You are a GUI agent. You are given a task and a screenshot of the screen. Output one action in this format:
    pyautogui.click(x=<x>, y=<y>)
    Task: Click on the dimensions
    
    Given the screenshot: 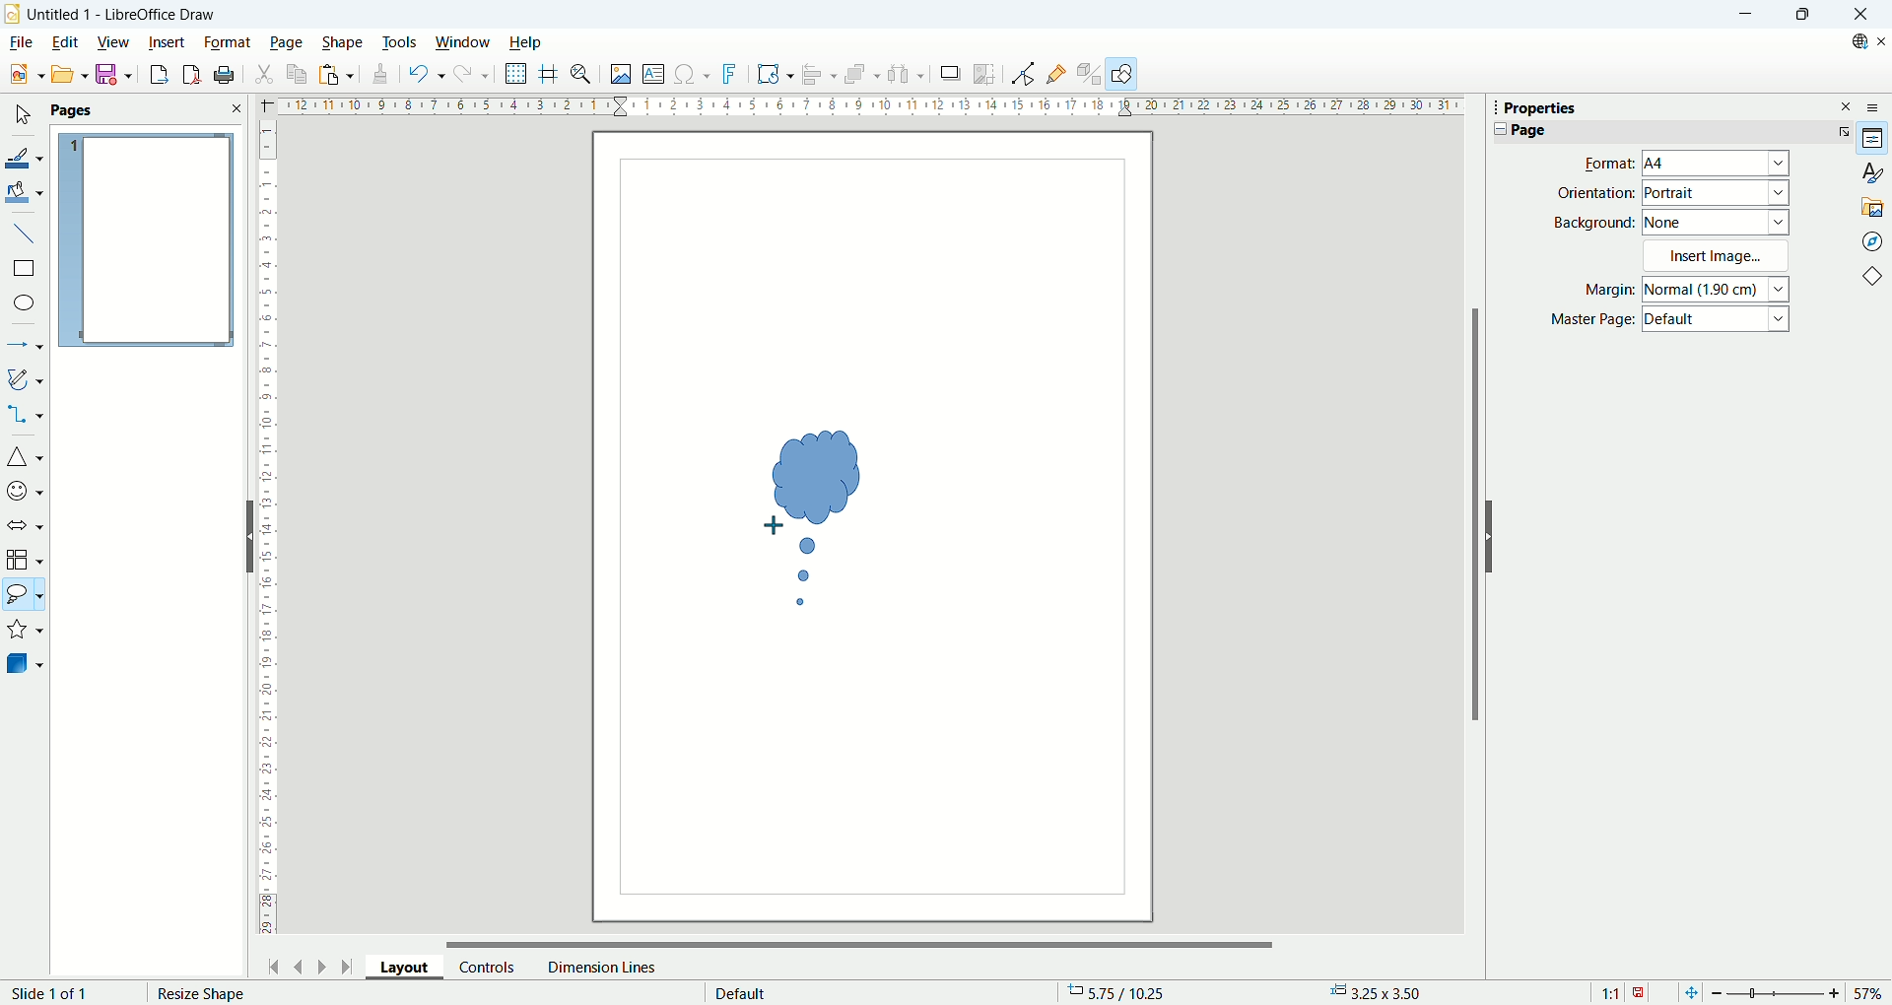 What is the action you would take?
    pyautogui.click(x=1383, y=992)
    